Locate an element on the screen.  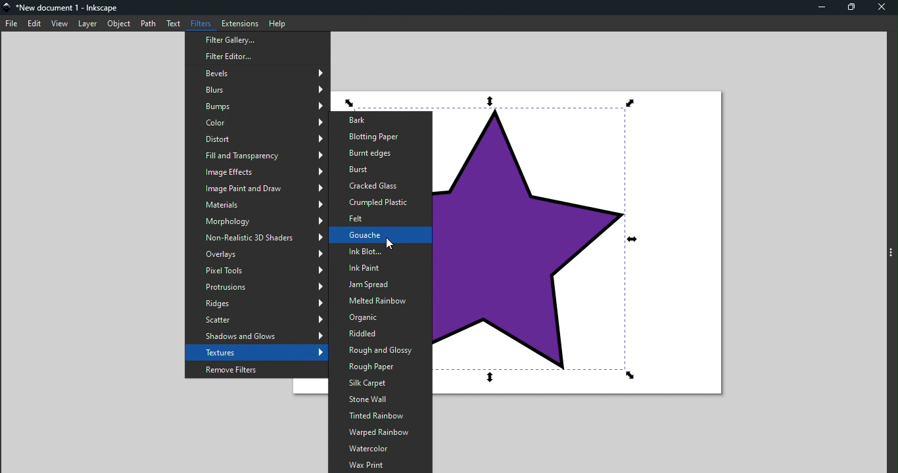
Image effects is located at coordinates (255, 171).